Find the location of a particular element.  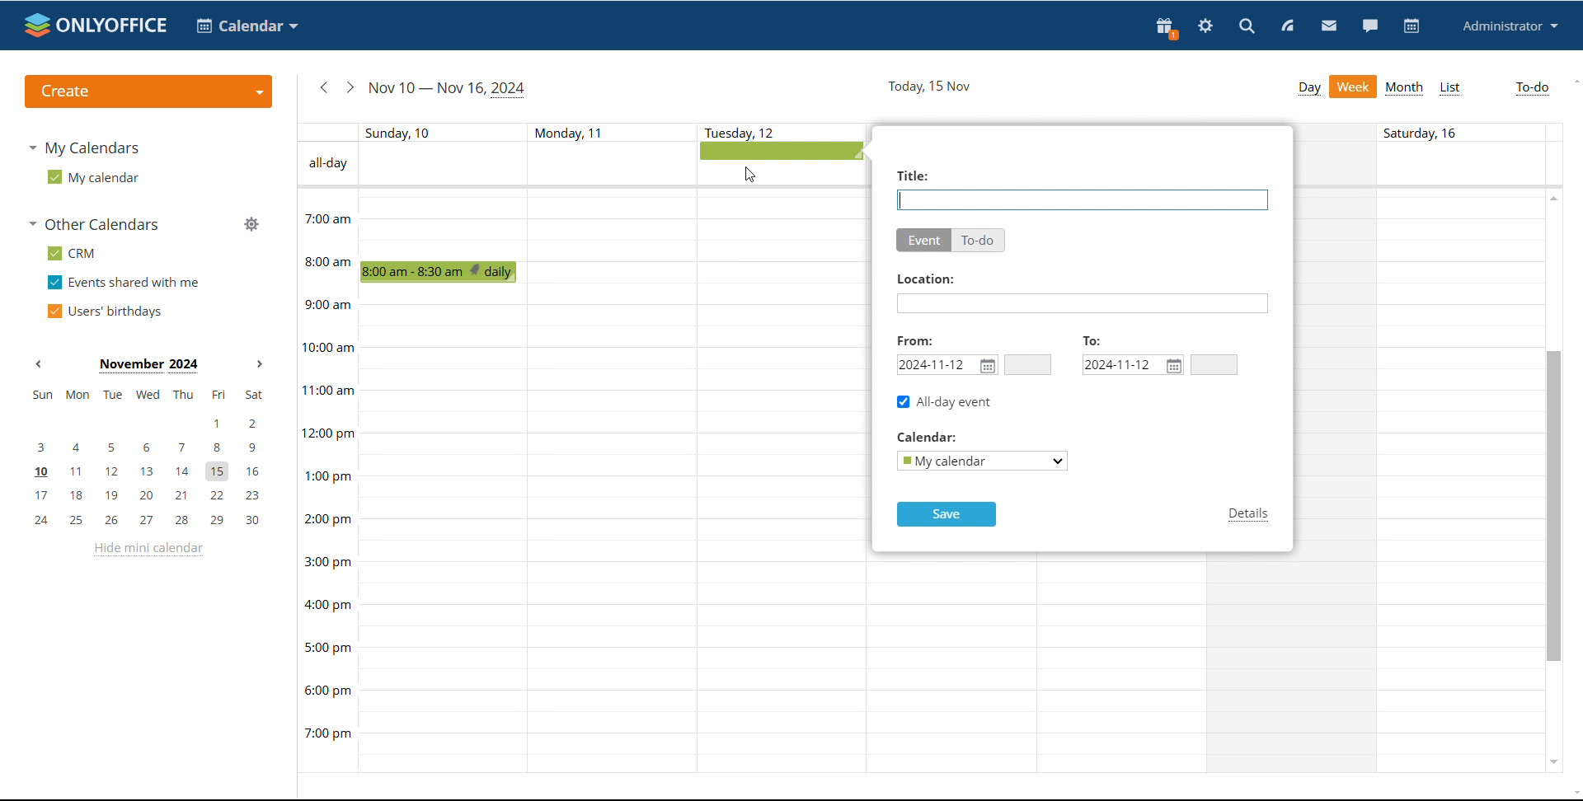

To is located at coordinates (1089, 338).